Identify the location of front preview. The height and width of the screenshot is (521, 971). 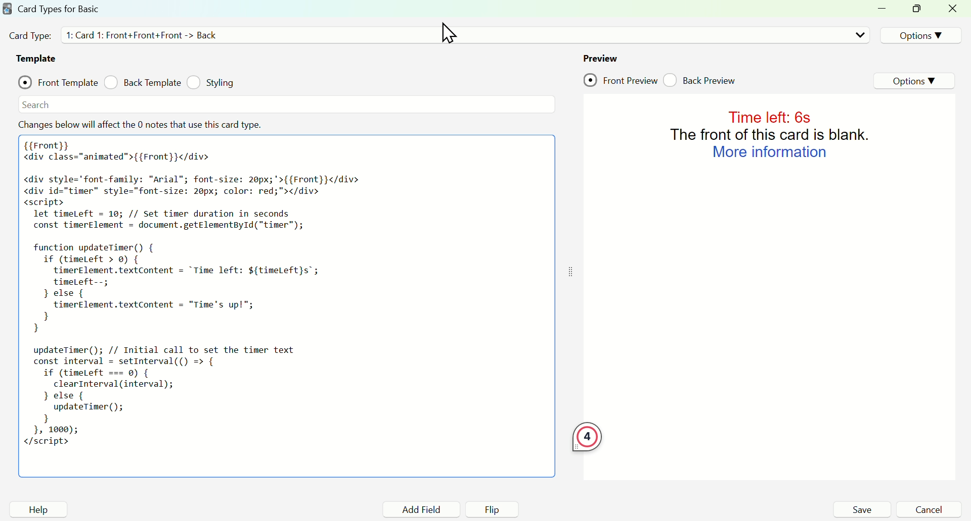
(621, 81).